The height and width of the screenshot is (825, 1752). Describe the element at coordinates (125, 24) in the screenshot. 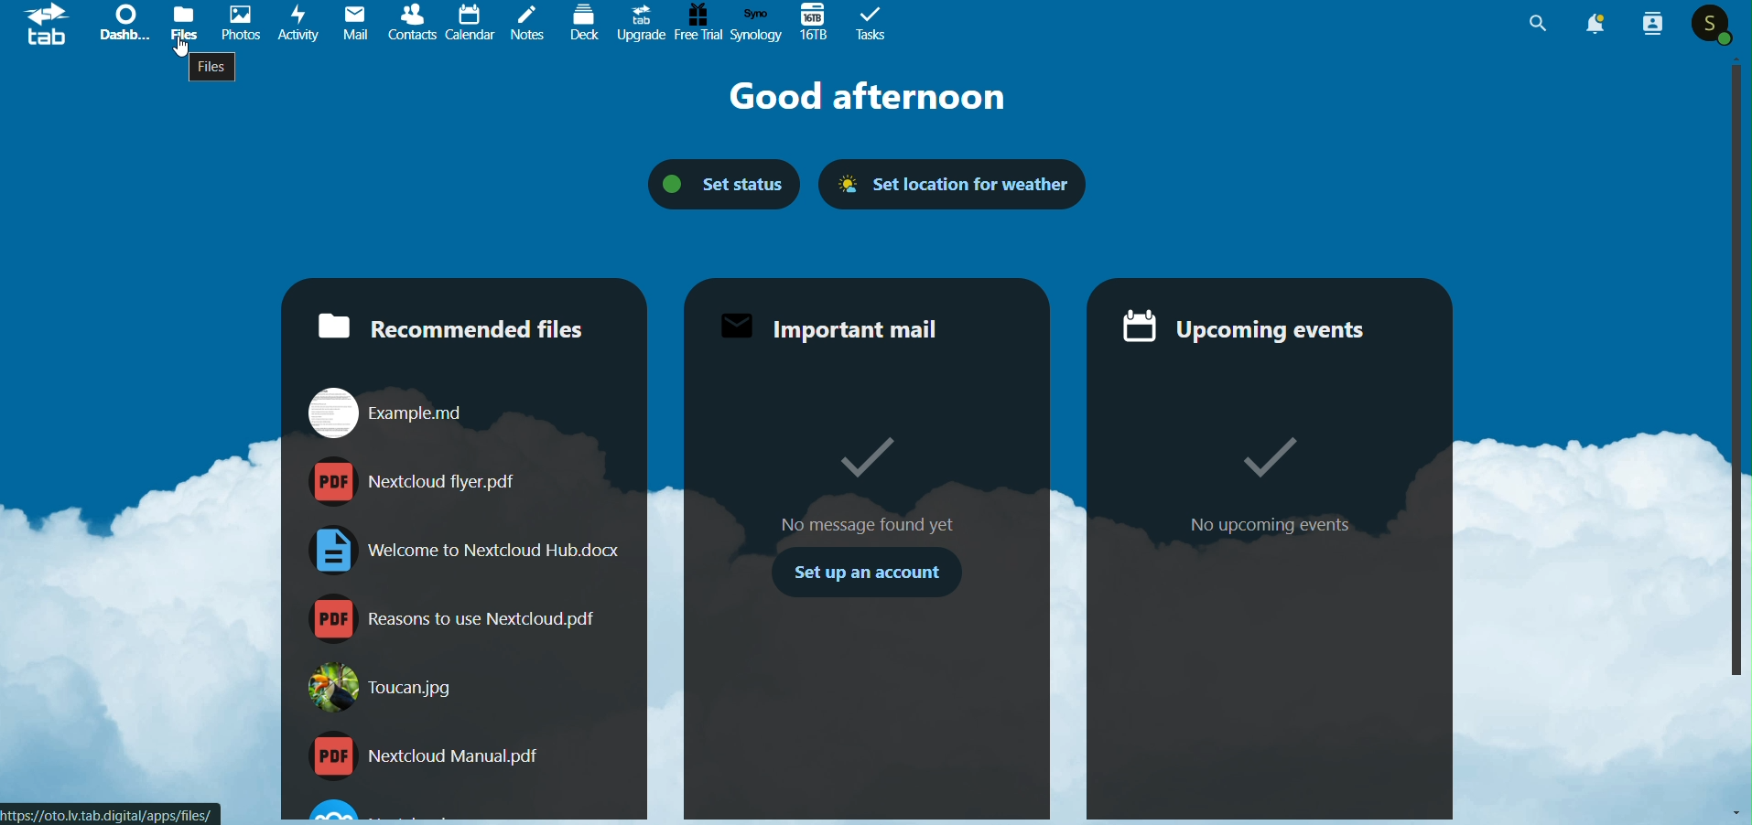

I see `Dashboard` at that location.